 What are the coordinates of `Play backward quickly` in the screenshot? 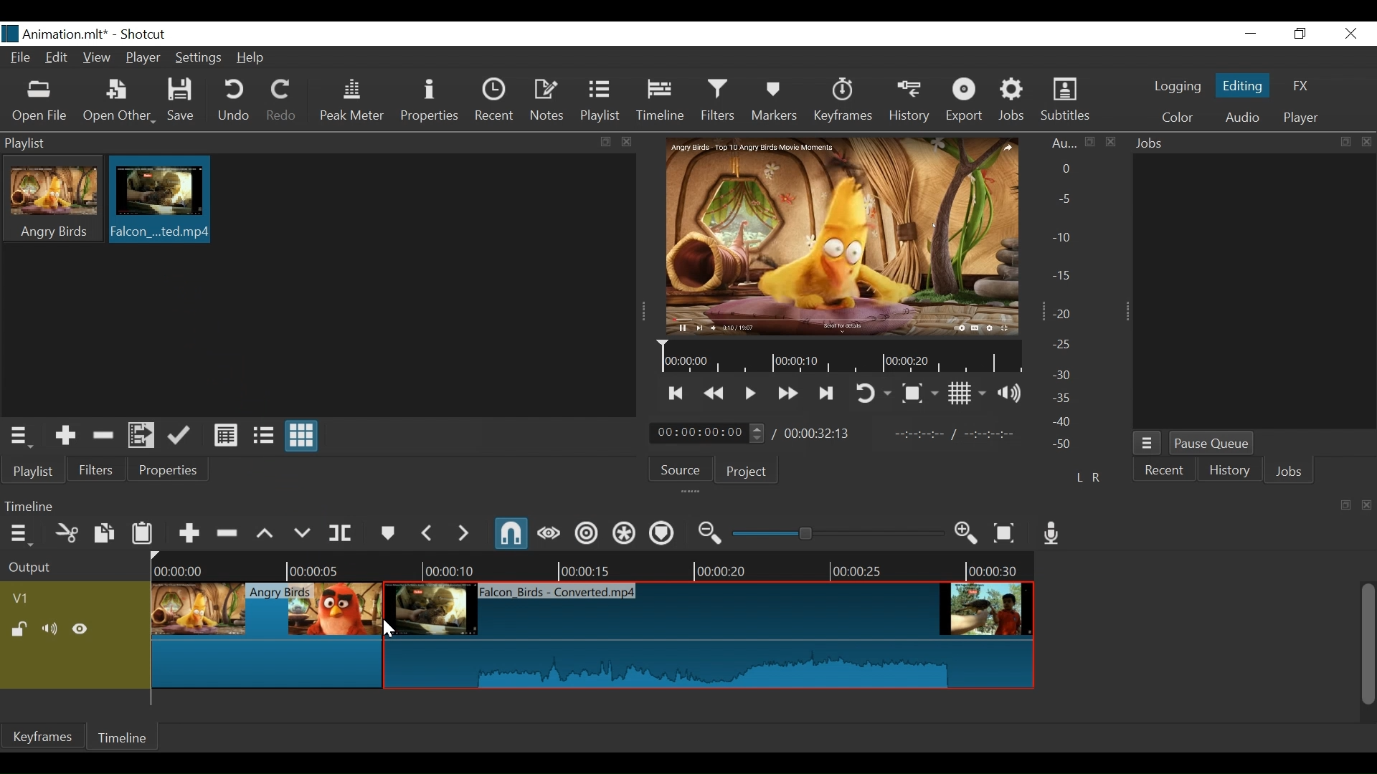 It's located at (713, 394).